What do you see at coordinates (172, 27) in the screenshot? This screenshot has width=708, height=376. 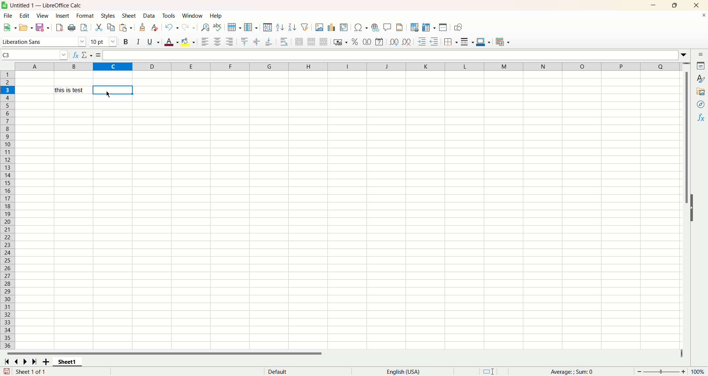 I see `undo` at bounding box center [172, 27].